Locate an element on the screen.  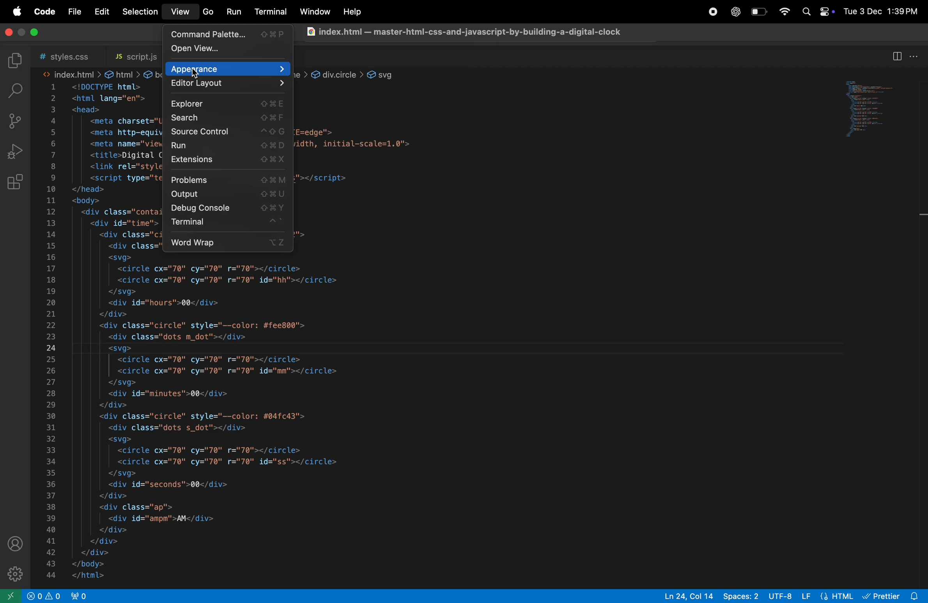
explorer is located at coordinates (17, 61).